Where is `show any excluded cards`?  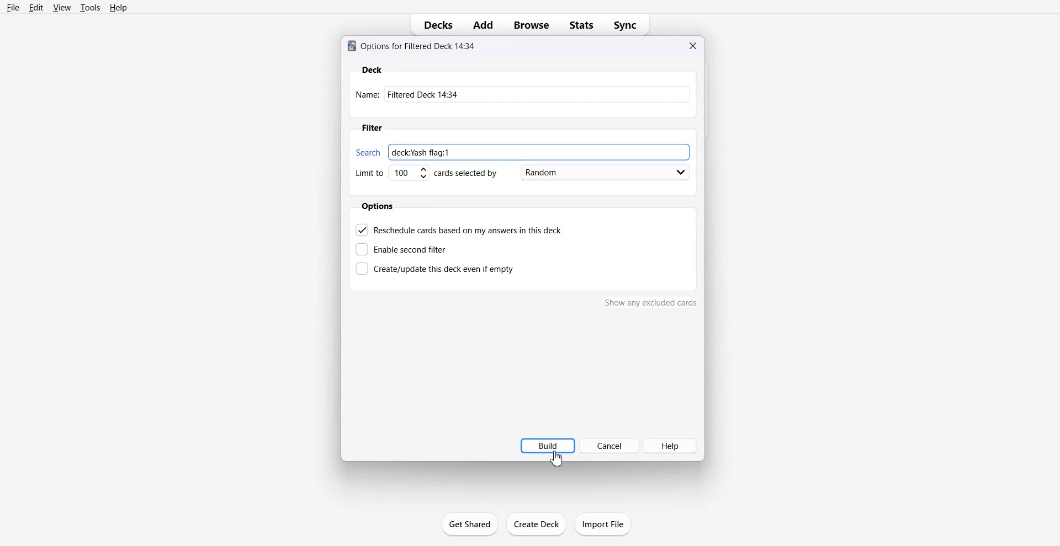 show any excluded cards is located at coordinates (651, 302).